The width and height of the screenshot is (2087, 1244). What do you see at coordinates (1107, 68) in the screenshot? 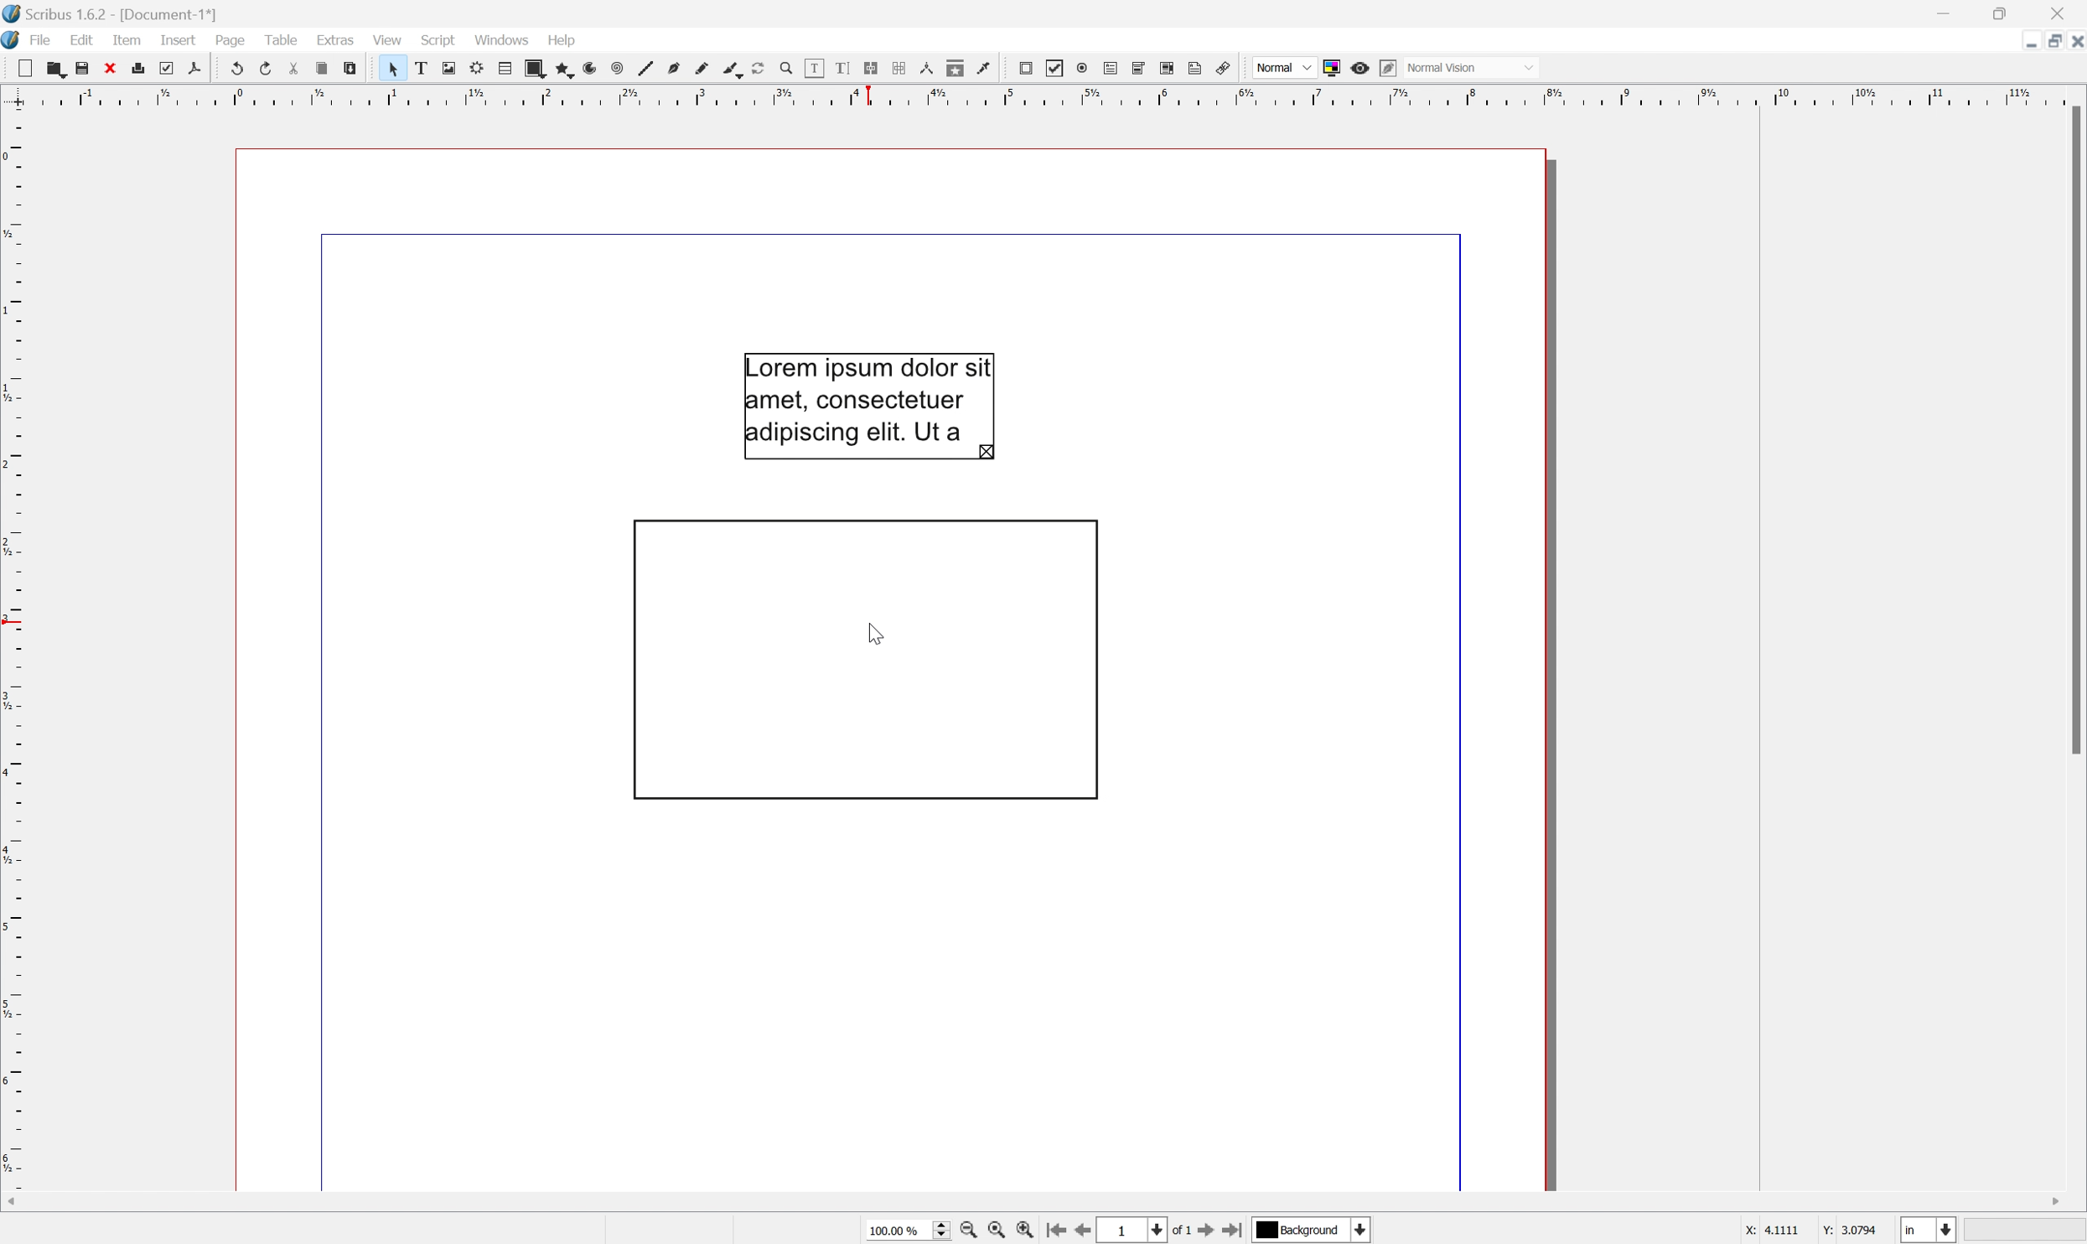
I see `PDF text field` at bounding box center [1107, 68].